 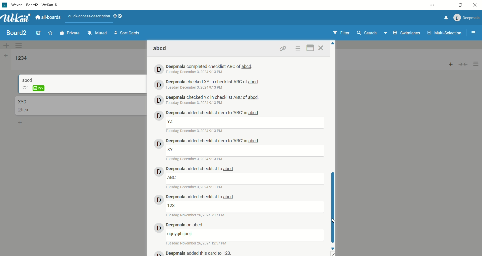 I want to click on Up, so click(x=333, y=44).